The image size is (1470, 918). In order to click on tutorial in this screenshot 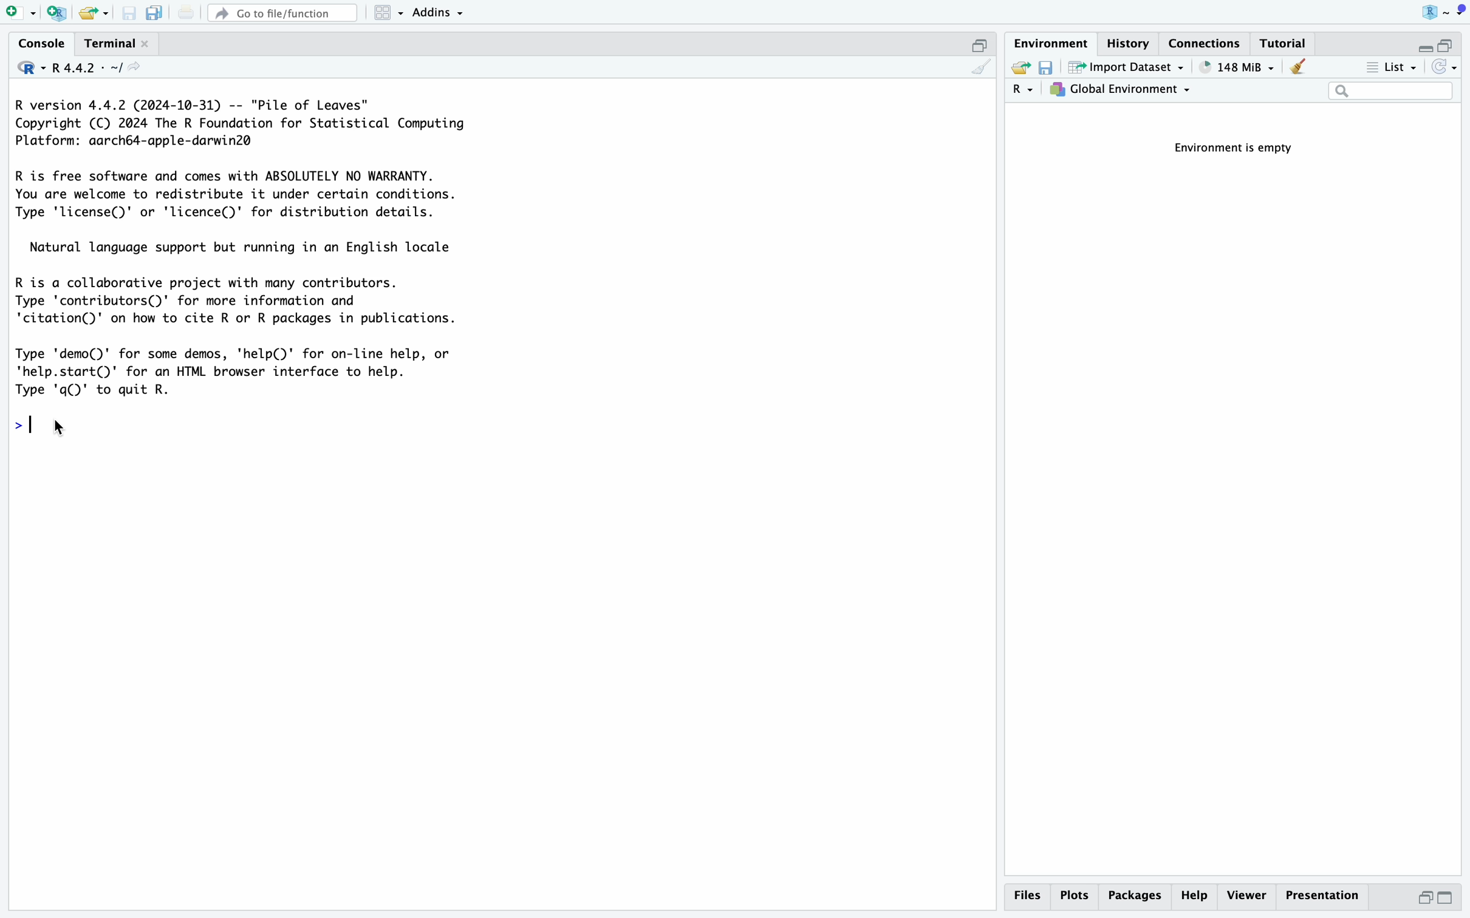, I will do `click(1286, 42)`.